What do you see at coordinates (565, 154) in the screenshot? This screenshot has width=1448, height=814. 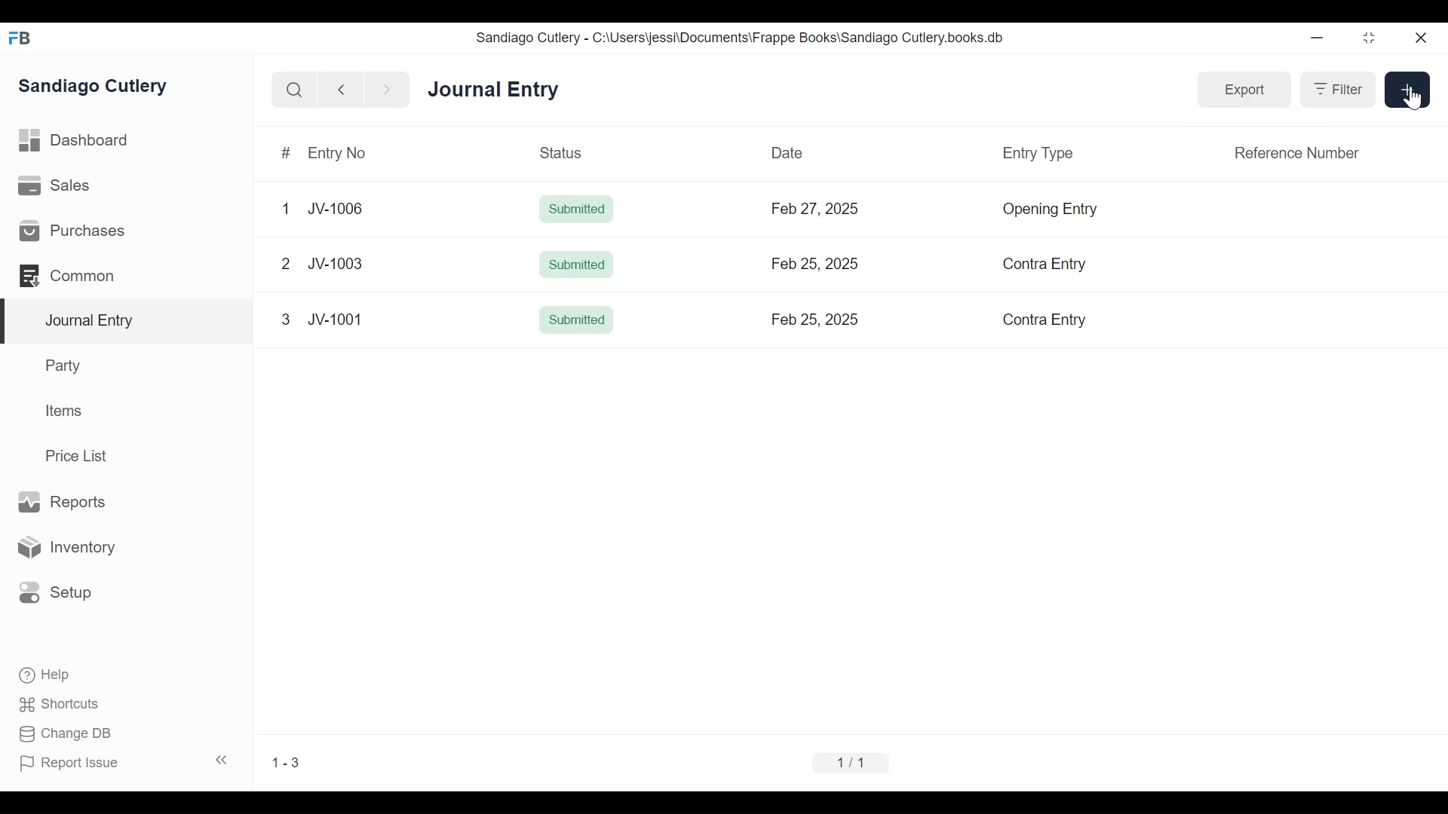 I see `Status` at bounding box center [565, 154].